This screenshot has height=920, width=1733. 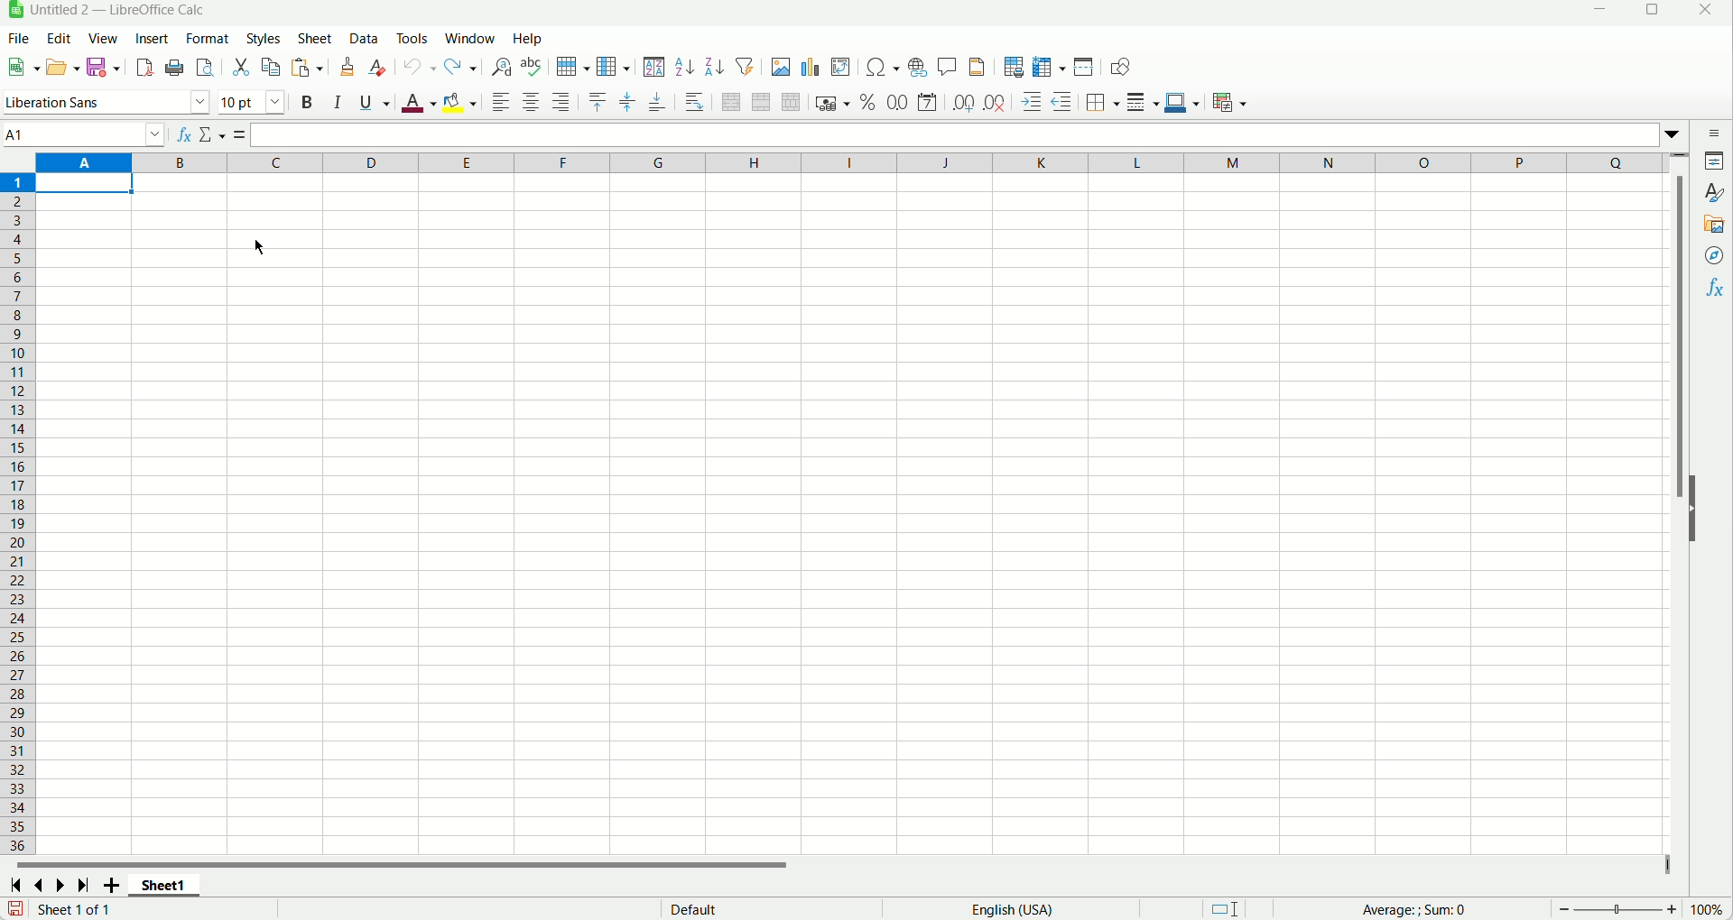 What do you see at coordinates (1445, 909) in the screenshot?
I see `Formula` at bounding box center [1445, 909].